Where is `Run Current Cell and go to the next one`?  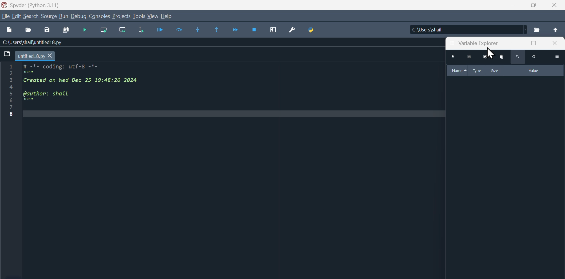
Run Current Cell and go to the next one is located at coordinates (124, 31).